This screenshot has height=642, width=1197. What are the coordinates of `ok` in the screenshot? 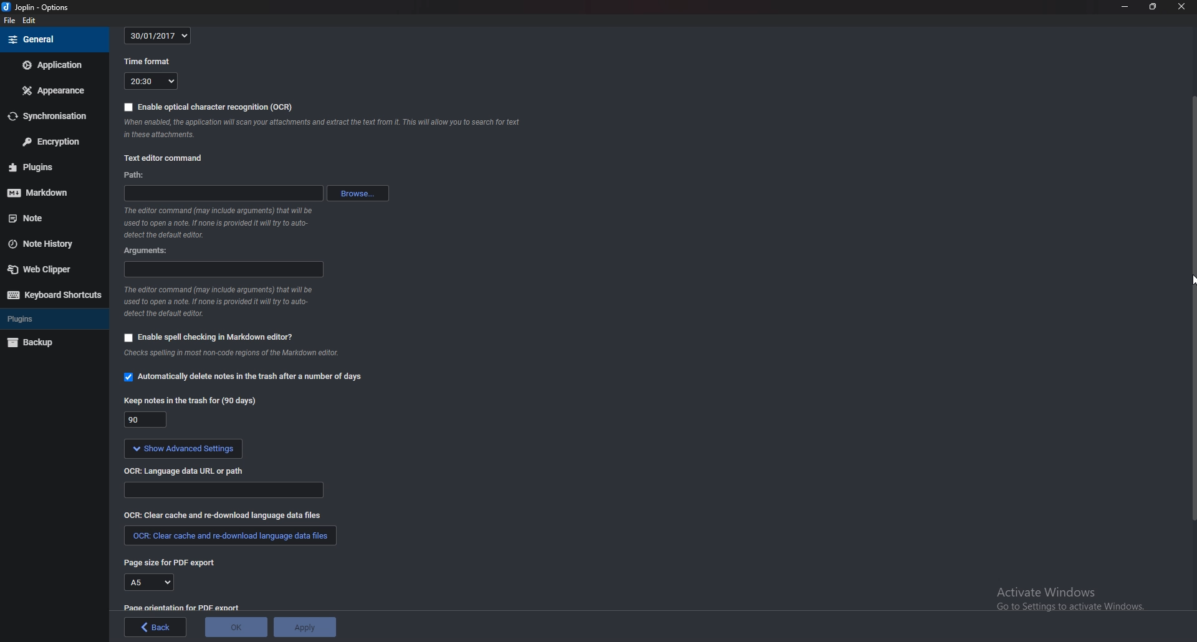 It's located at (237, 626).